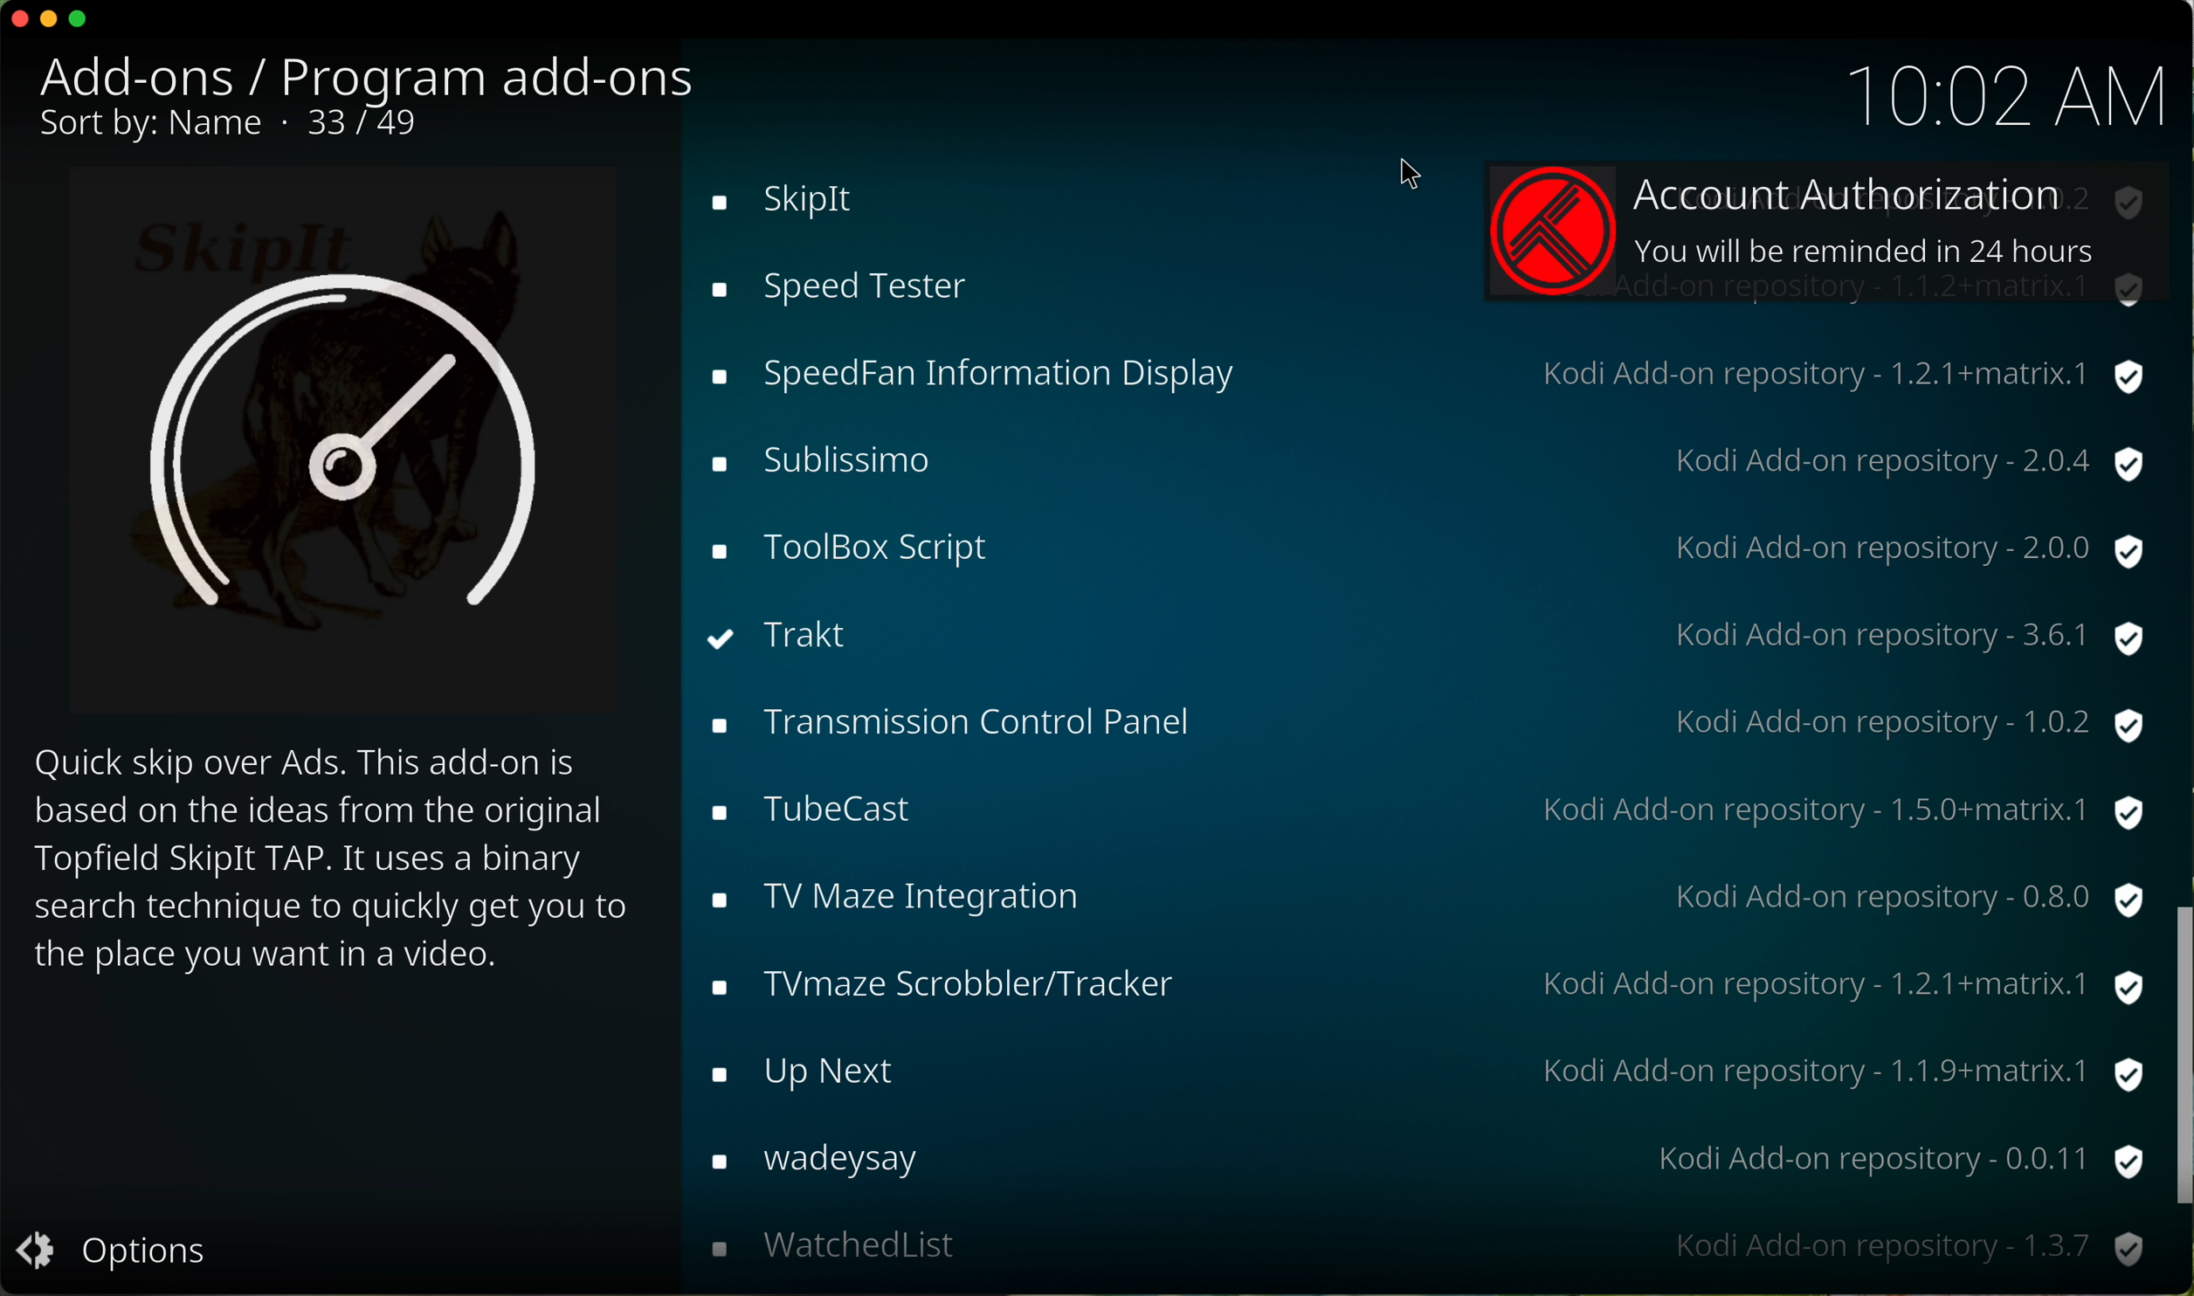  I want to click on toolbox script, so click(1028, 200).